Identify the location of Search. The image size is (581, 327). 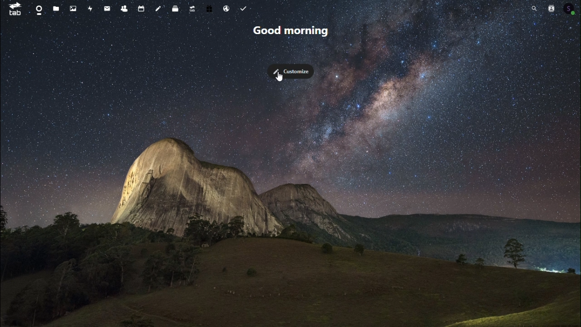
(533, 7).